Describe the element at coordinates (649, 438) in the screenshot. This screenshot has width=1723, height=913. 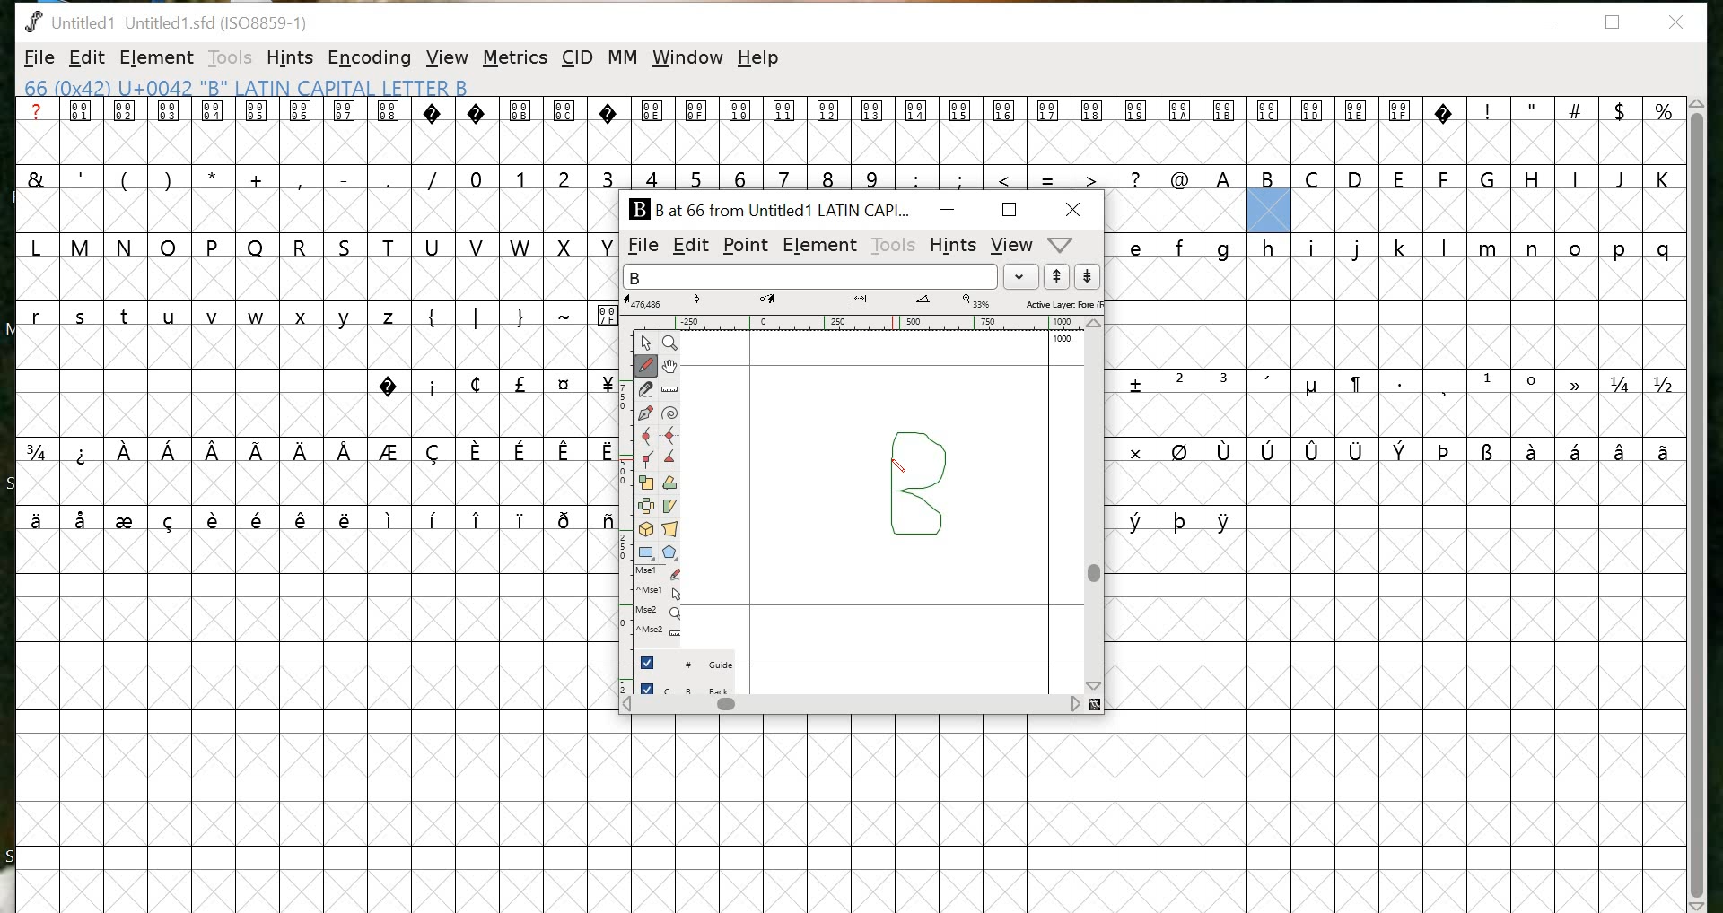
I see `Curve` at that location.